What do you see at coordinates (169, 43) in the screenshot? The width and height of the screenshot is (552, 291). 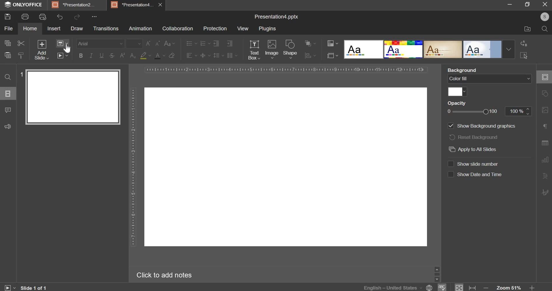 I see `change case` at bounding box center [169, 43].